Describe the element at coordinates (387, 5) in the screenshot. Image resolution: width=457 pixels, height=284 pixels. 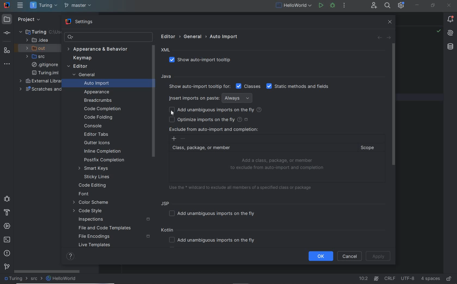
I see `SEARCH` at that location.